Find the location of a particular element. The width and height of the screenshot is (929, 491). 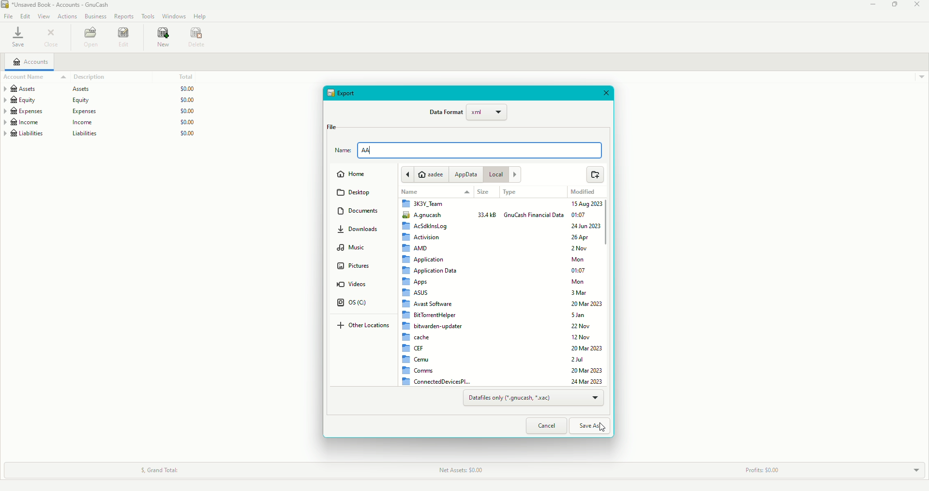

Income is located at coordinates (102, 122).